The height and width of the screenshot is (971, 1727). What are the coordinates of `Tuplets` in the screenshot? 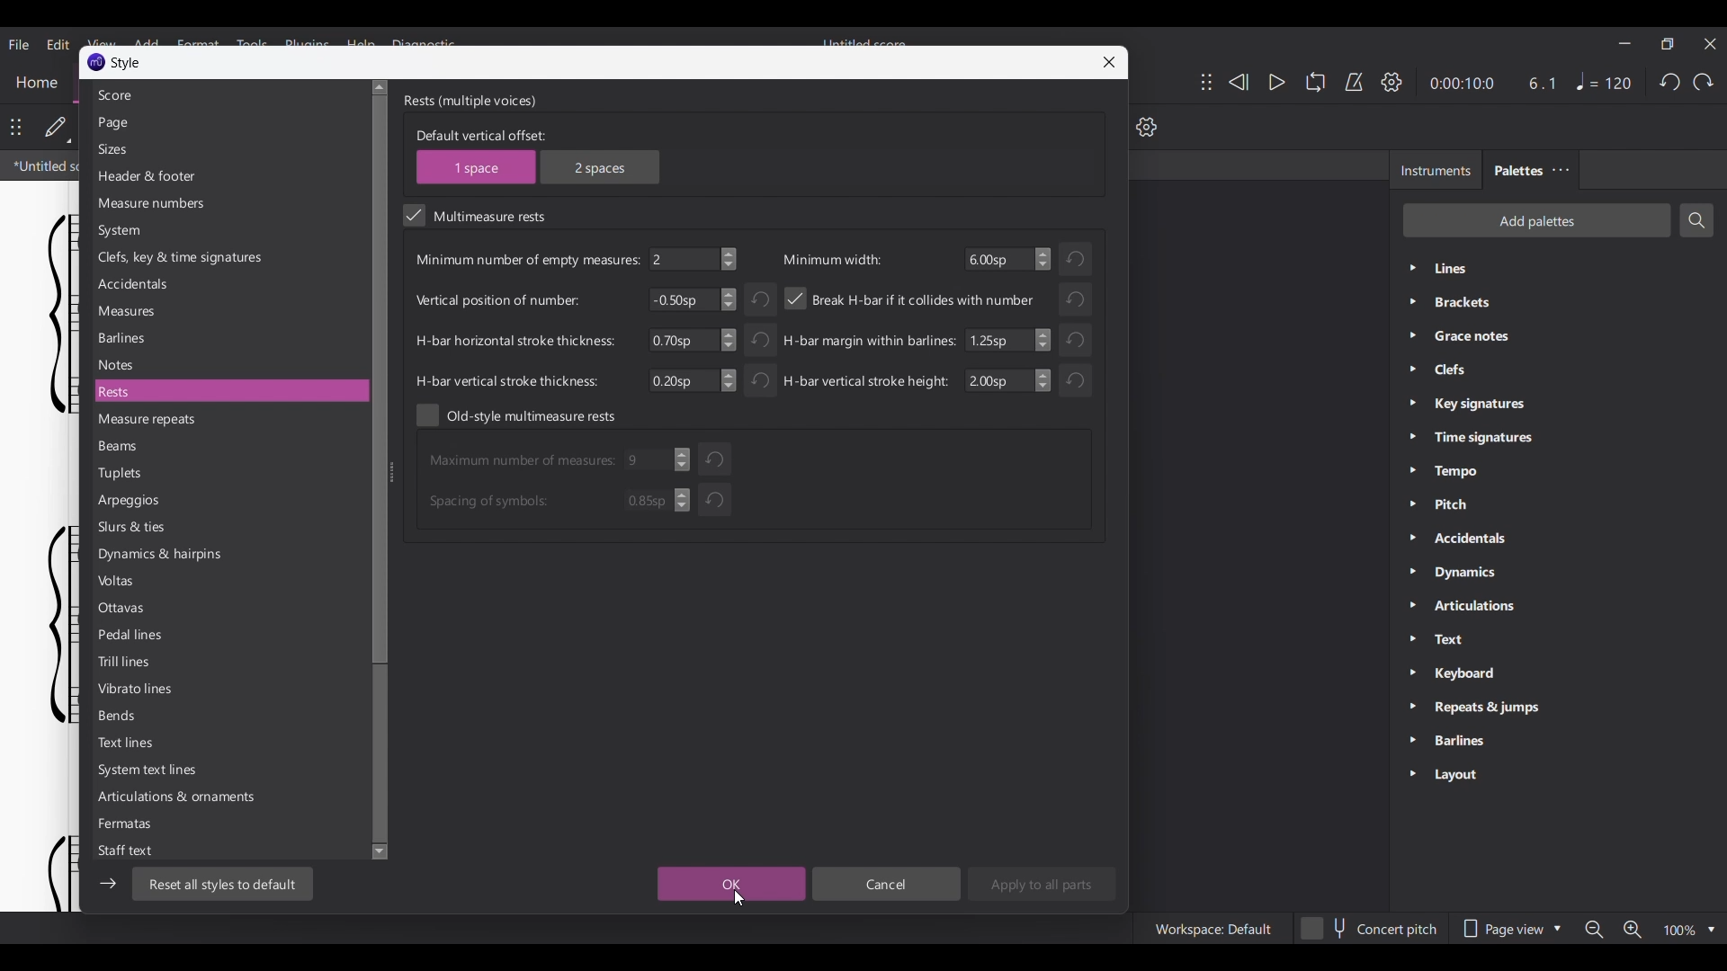 It's located at (228, 473).